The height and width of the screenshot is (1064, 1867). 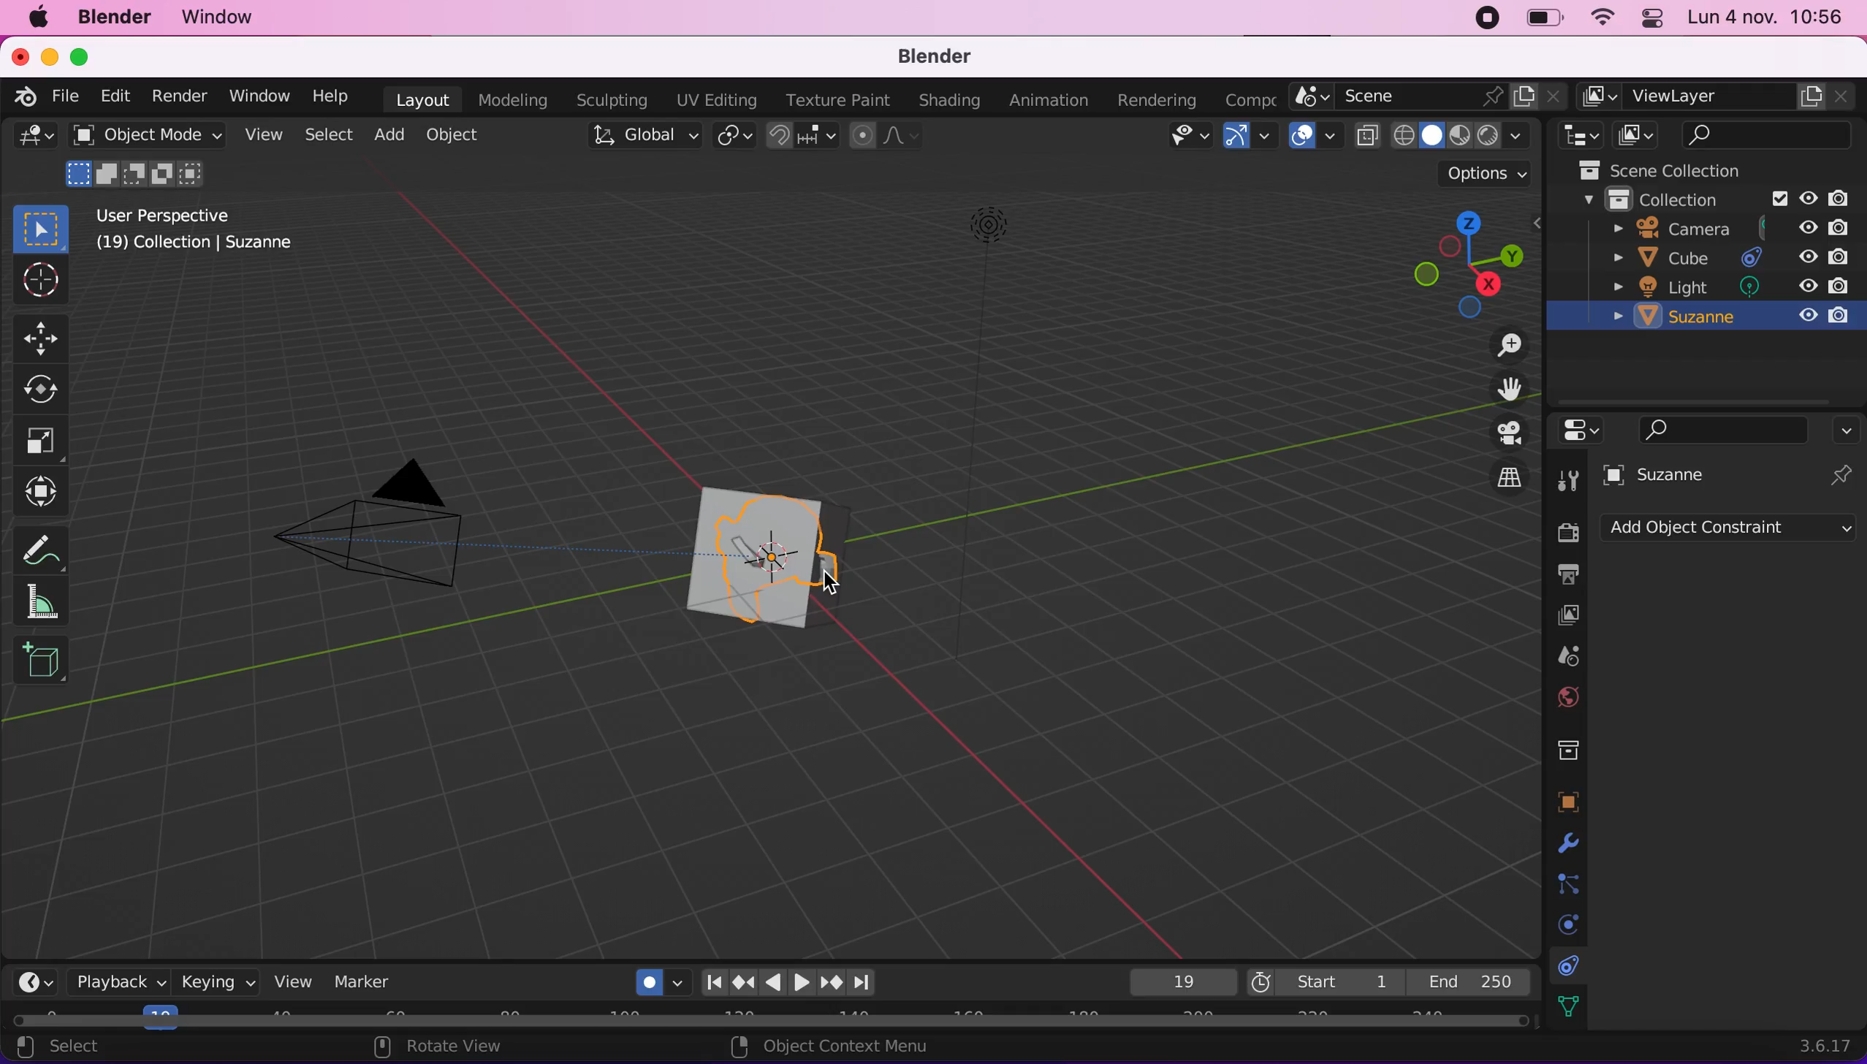 I want to click on animation, so click(x=1049, y=100).